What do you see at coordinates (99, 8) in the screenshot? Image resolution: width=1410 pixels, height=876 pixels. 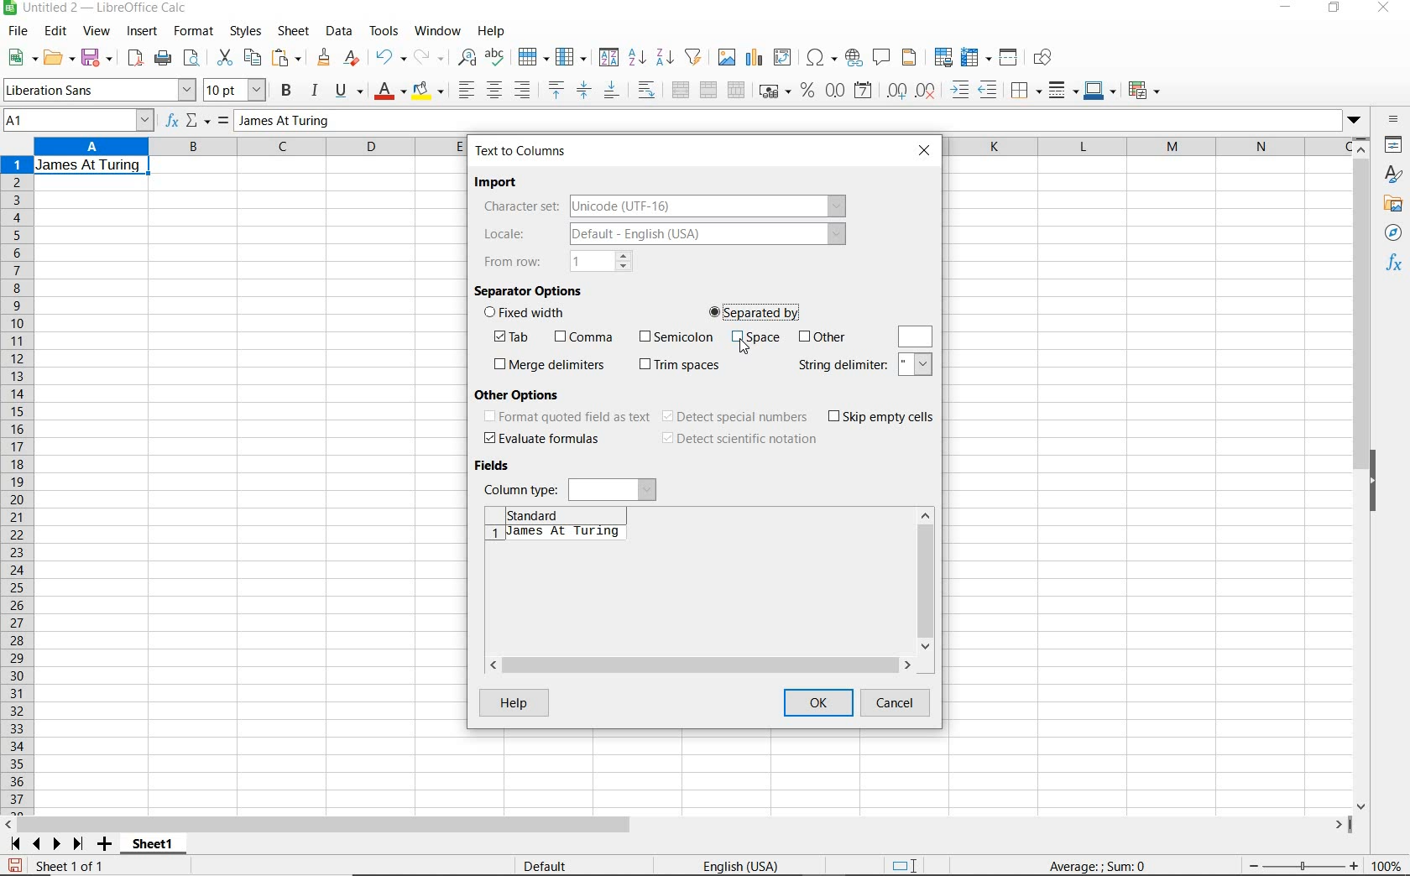 I see `file name` at bounding box center [99, 8].